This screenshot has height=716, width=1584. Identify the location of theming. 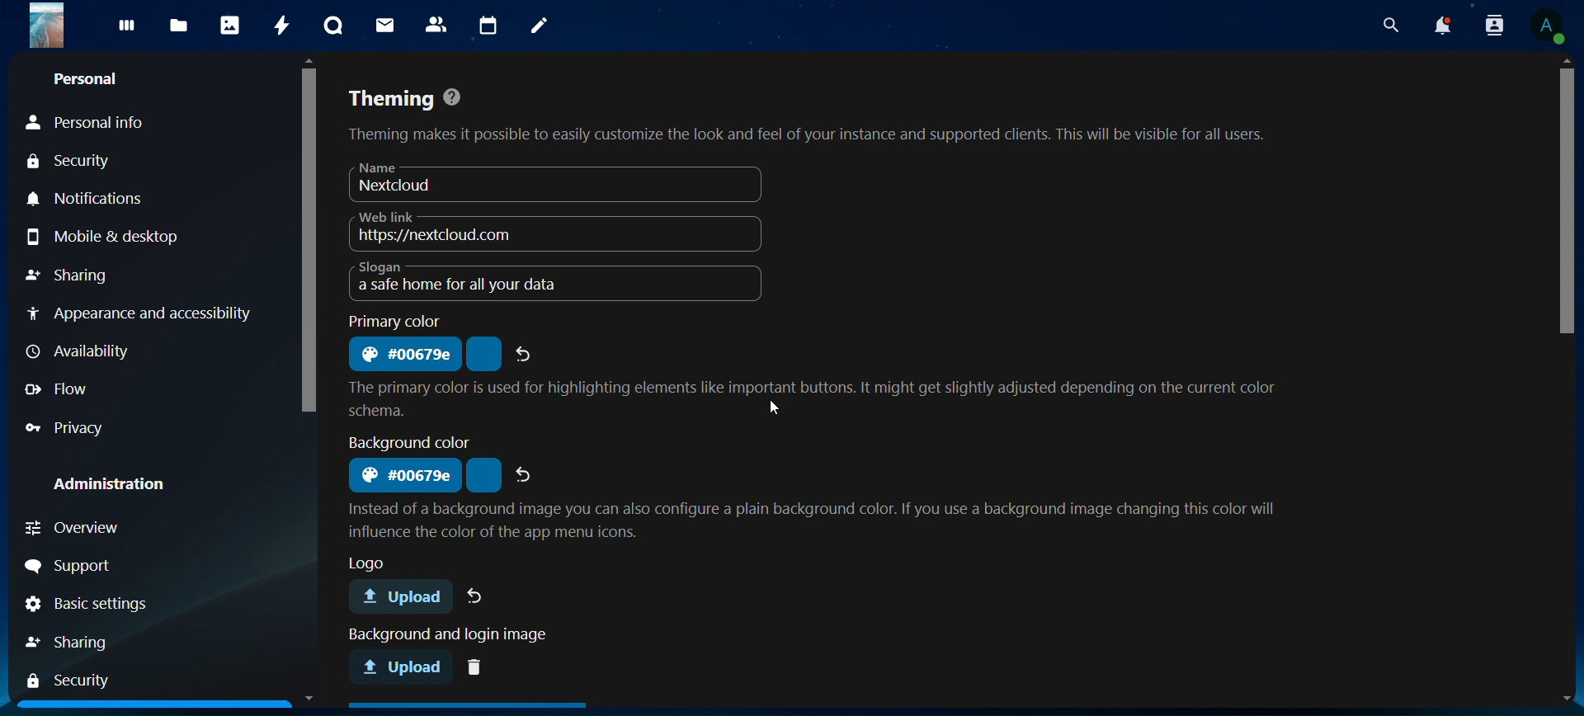
(806, 116).